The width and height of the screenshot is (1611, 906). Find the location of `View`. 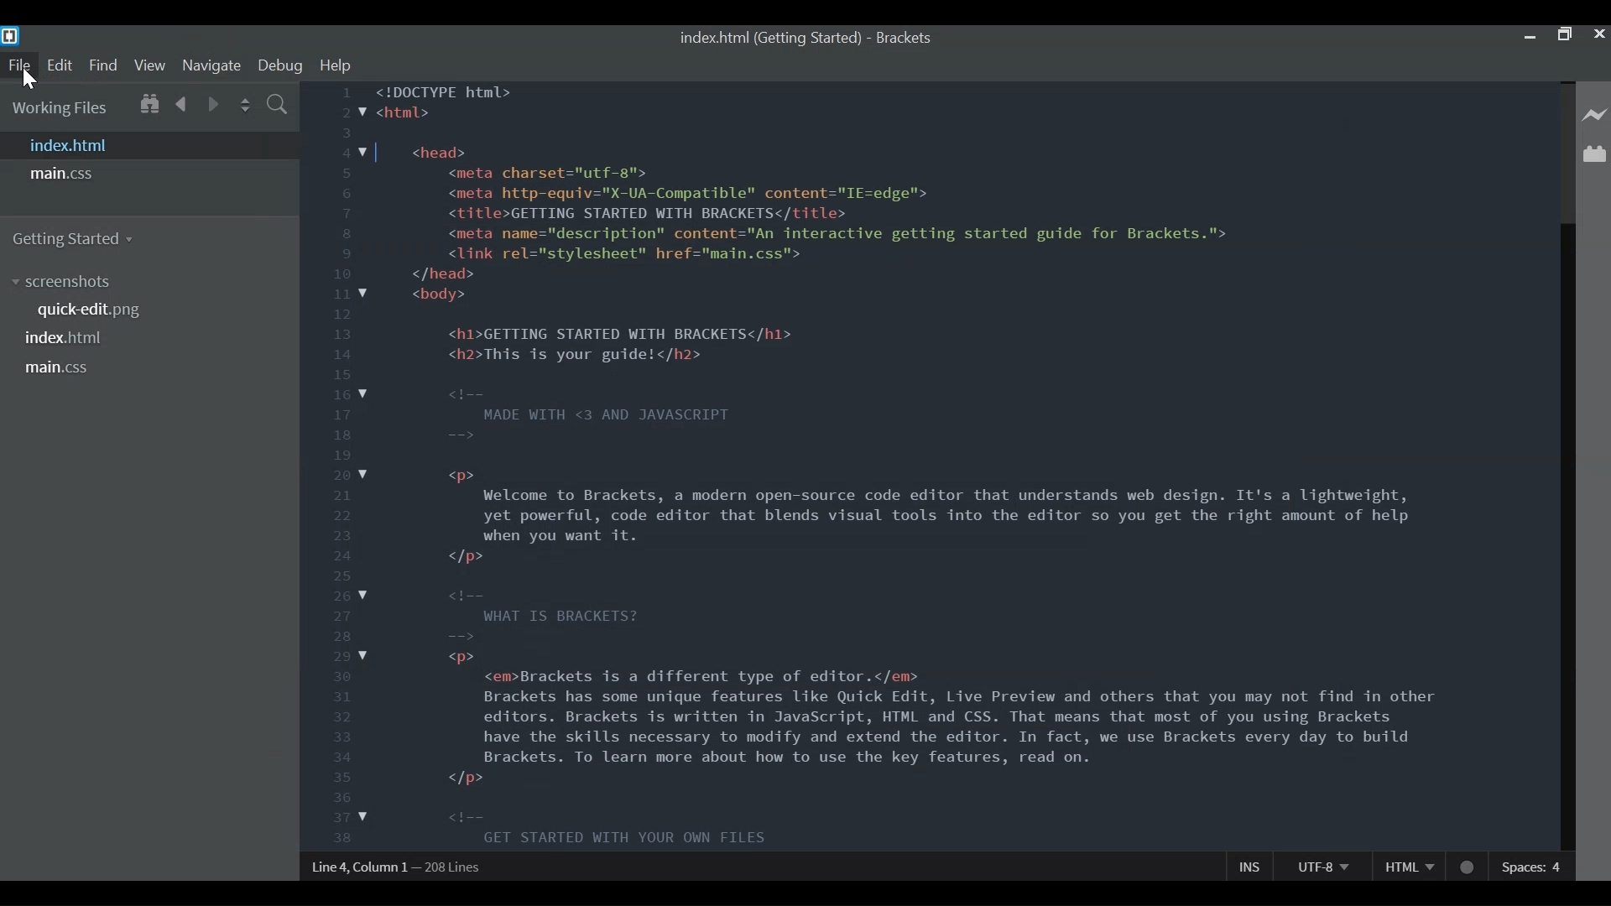

View is located at coordinates (150, 65).